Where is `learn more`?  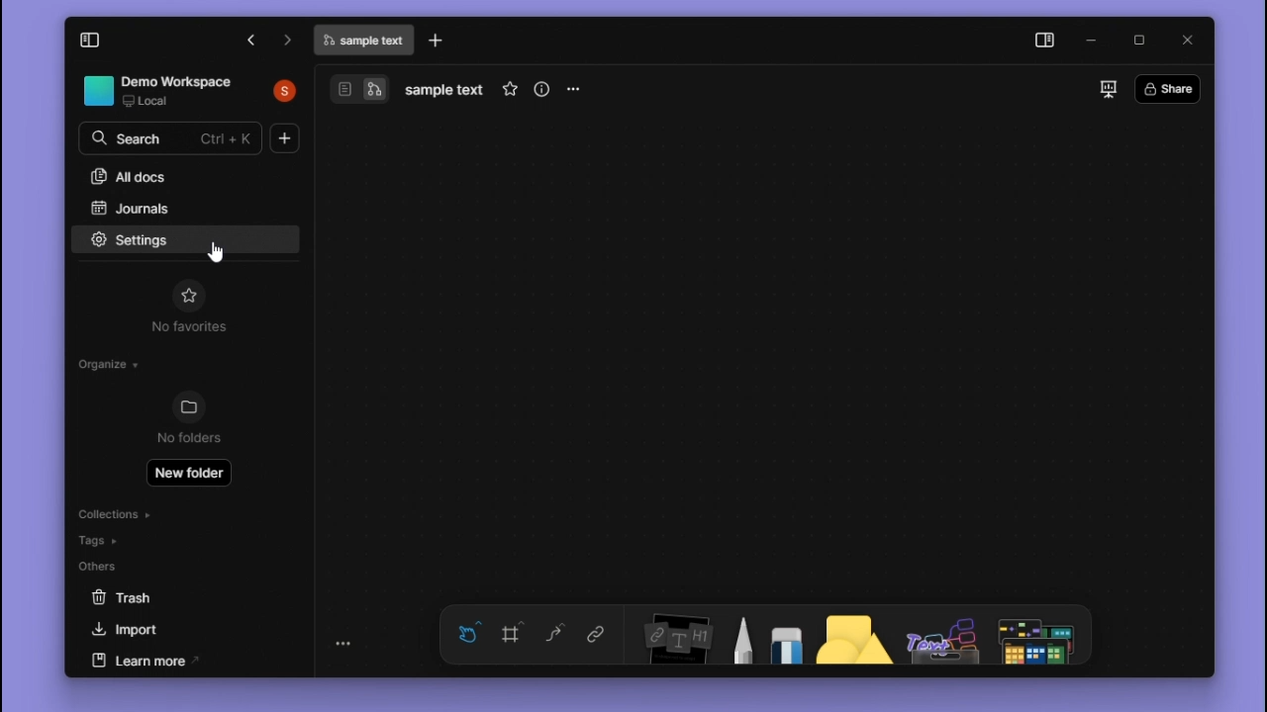 learn more is located at coordinates (174, 660).